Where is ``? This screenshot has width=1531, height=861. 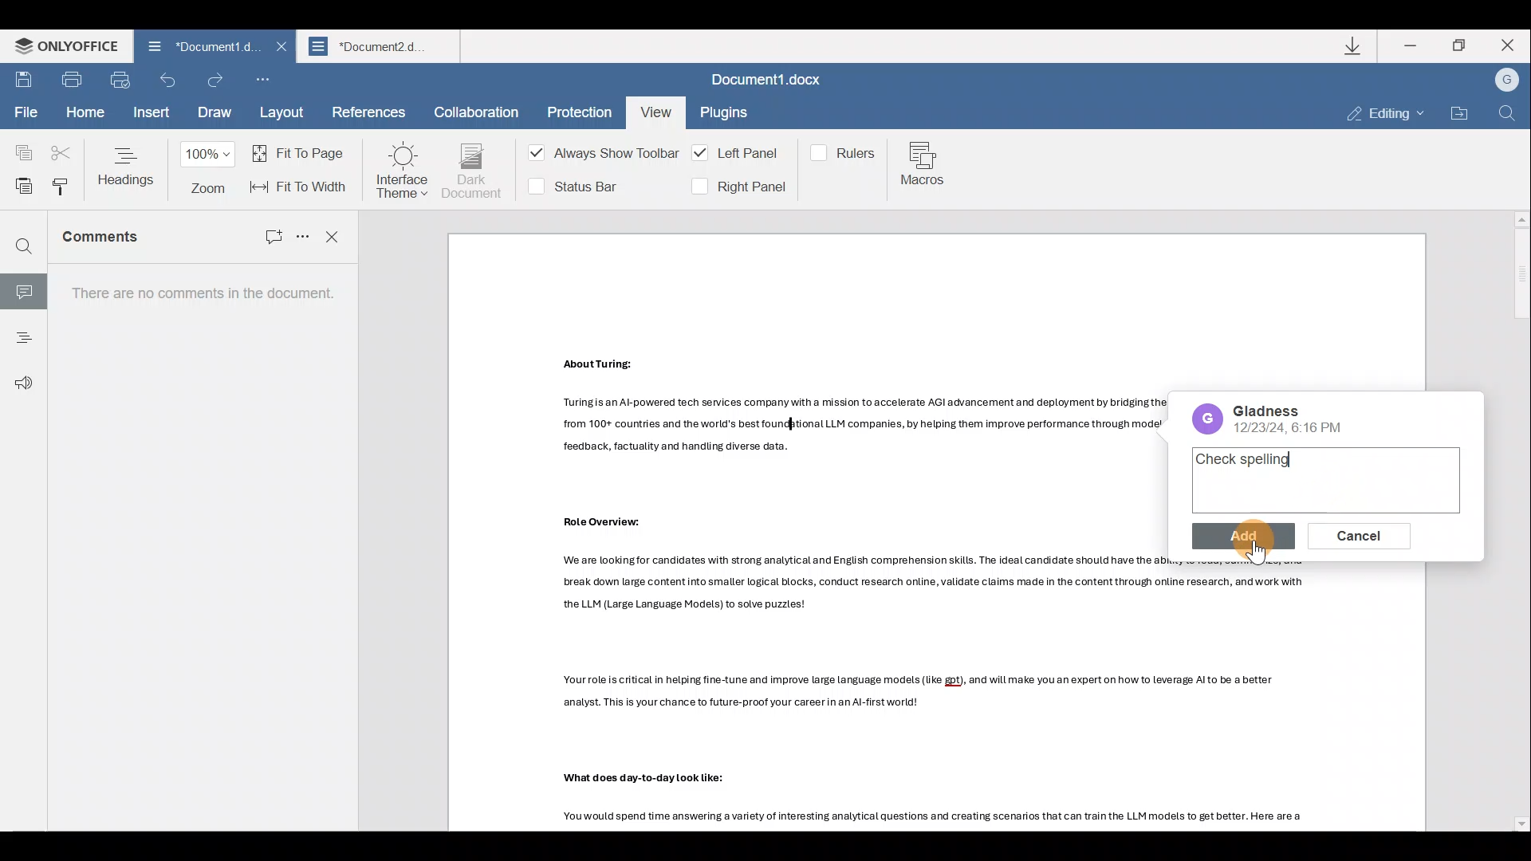  is located at coordinates (602, 521).